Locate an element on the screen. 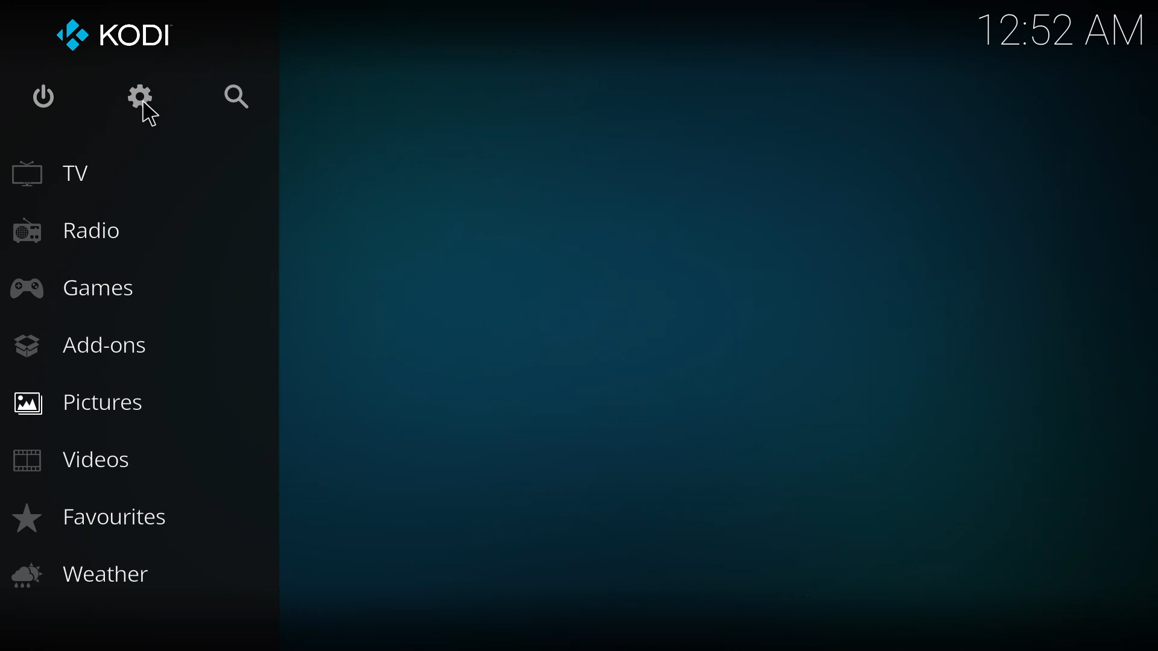 This screenshot has width=1158, height=651. pictures is located at coordinates (82, 402).